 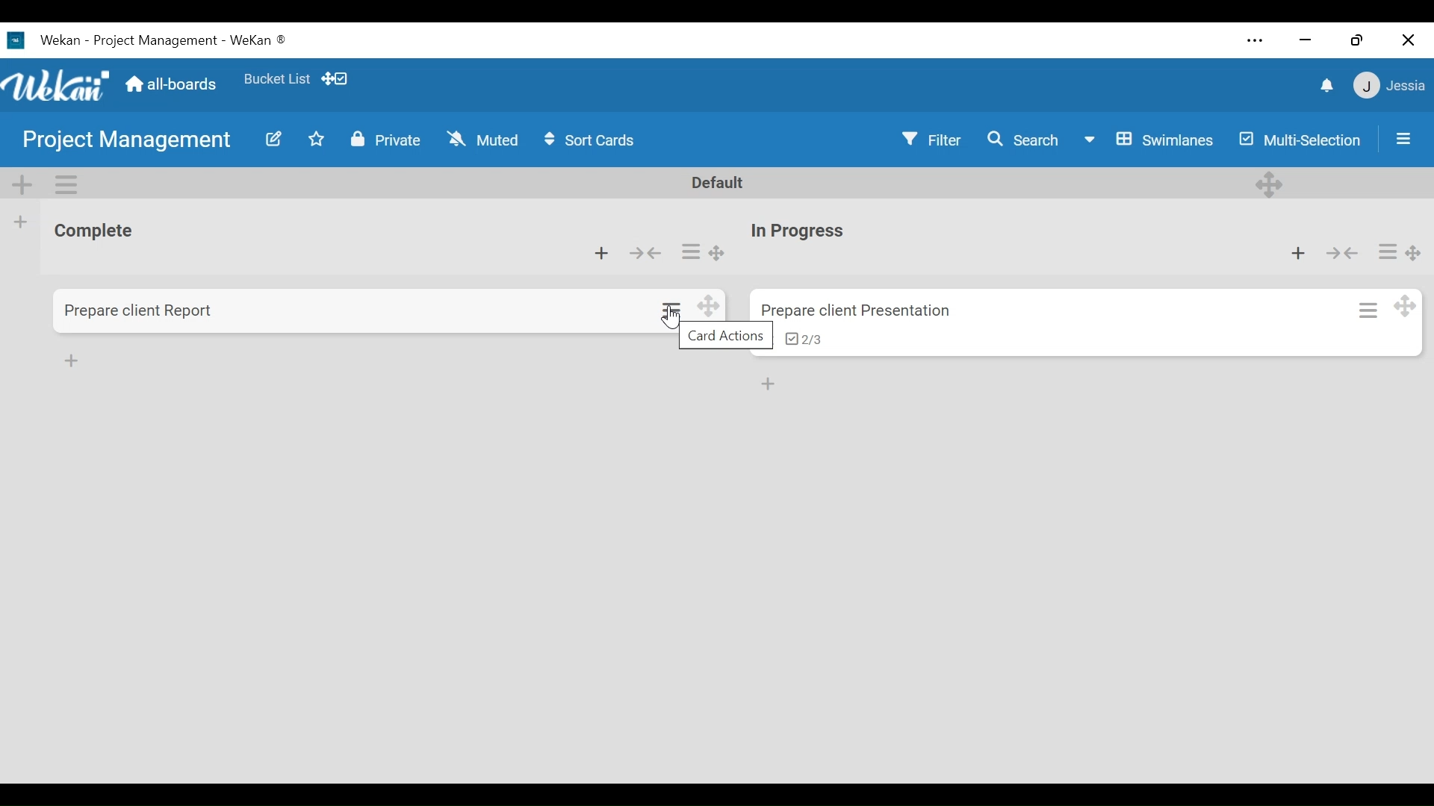 I want to click on Add card to bottom of the list, so click(x=770, y=384).